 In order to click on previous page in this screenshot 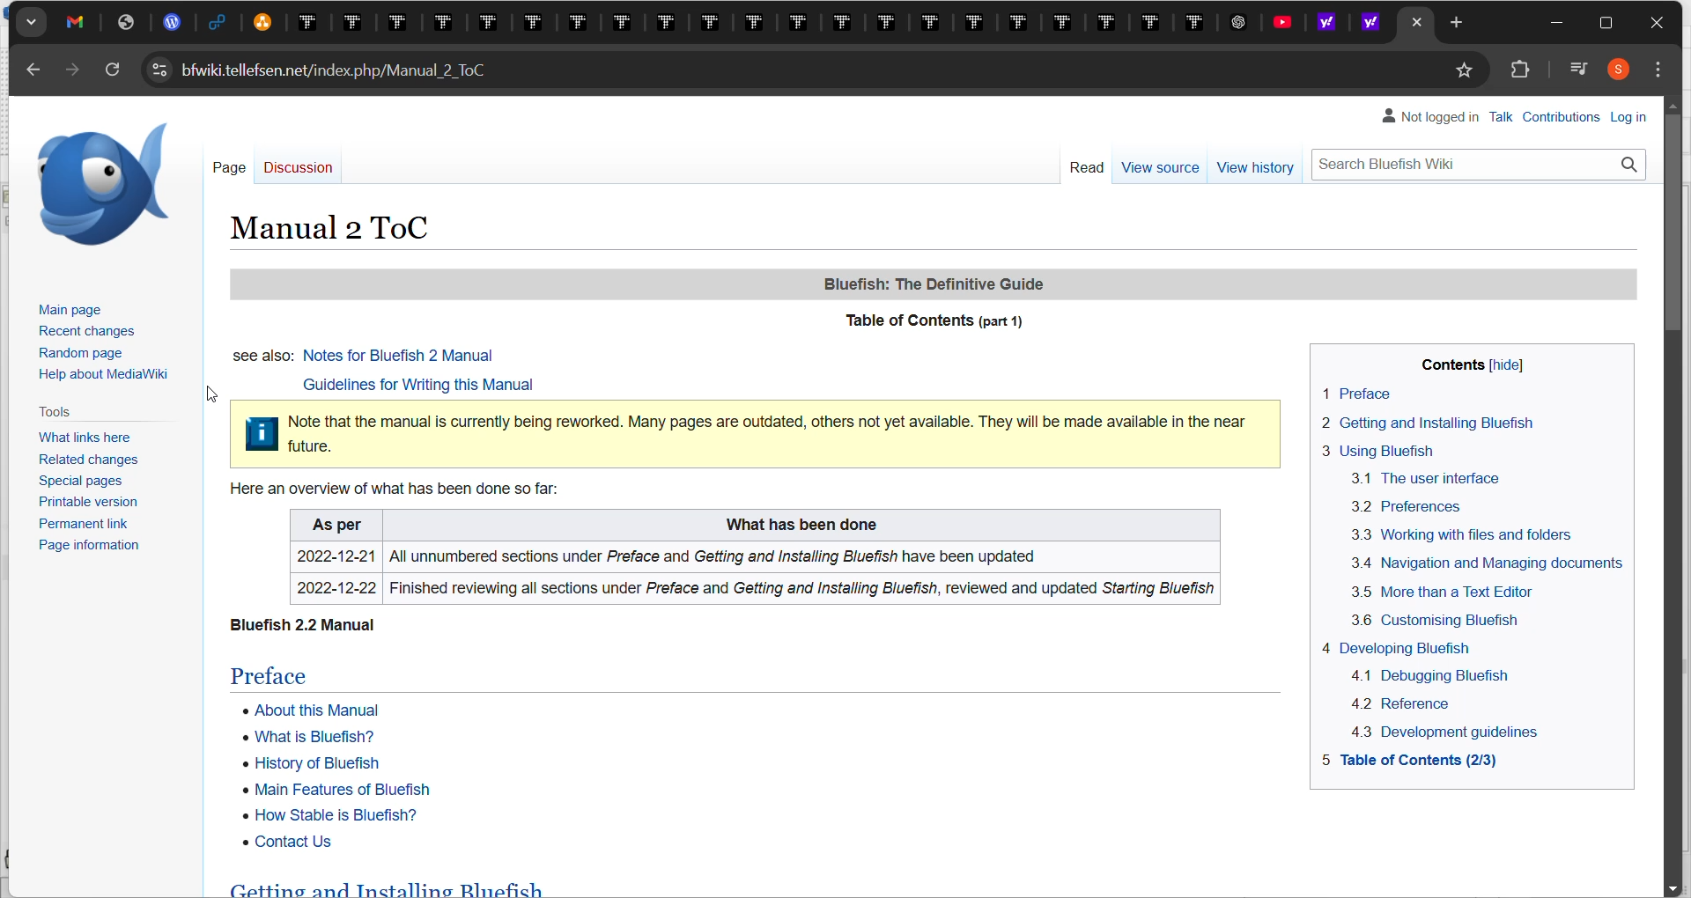, I will do `click(35, 74)`.